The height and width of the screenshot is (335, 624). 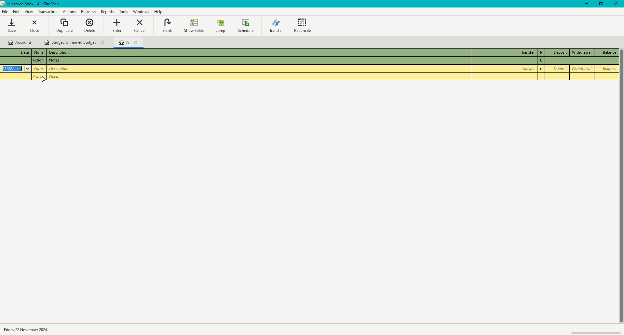 What do you see at coordinates (17, 60) in the screenshot?
I see `date` at bounding box center [17, 60].